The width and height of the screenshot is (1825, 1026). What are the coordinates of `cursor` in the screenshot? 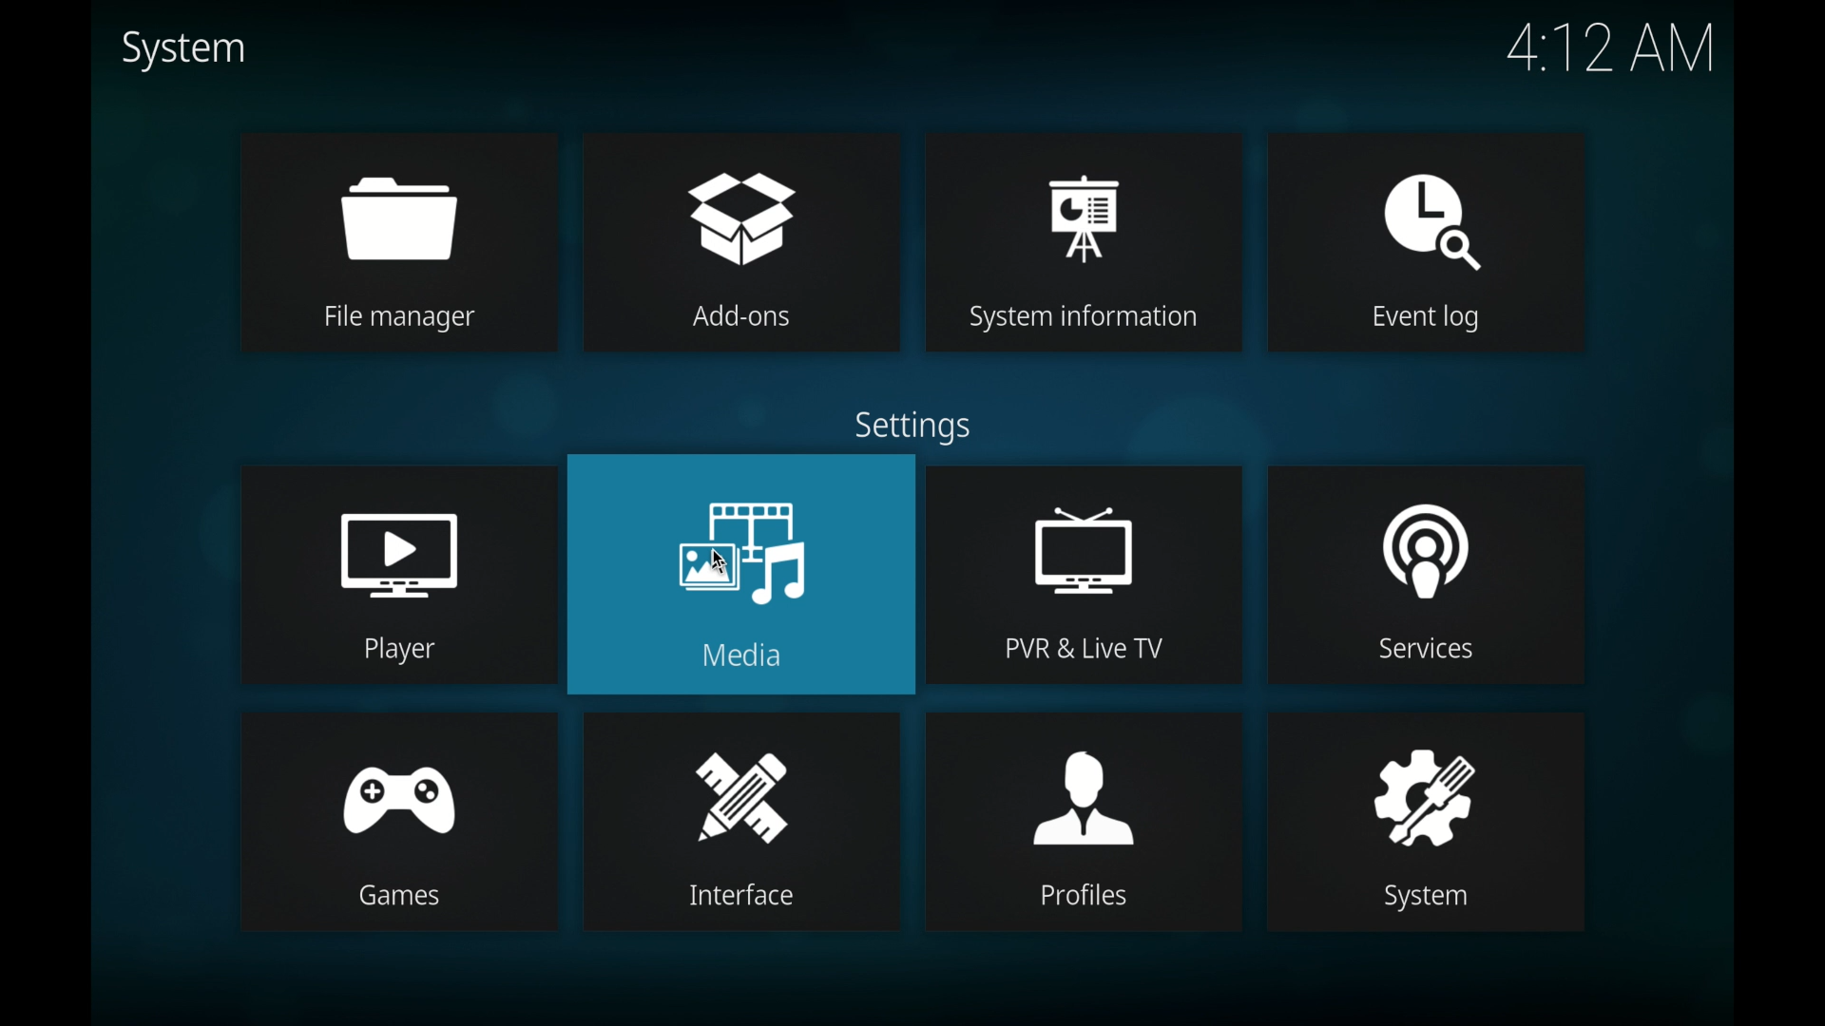 It's located at (733, 559).